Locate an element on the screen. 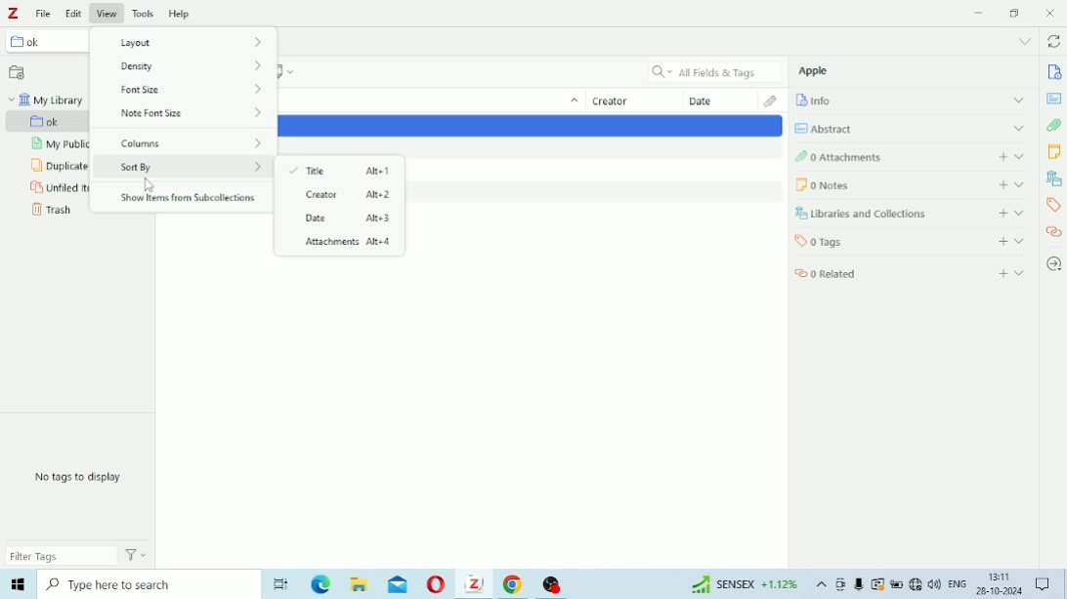  Creator Alt + 2 is located at coordinates (340, 195).